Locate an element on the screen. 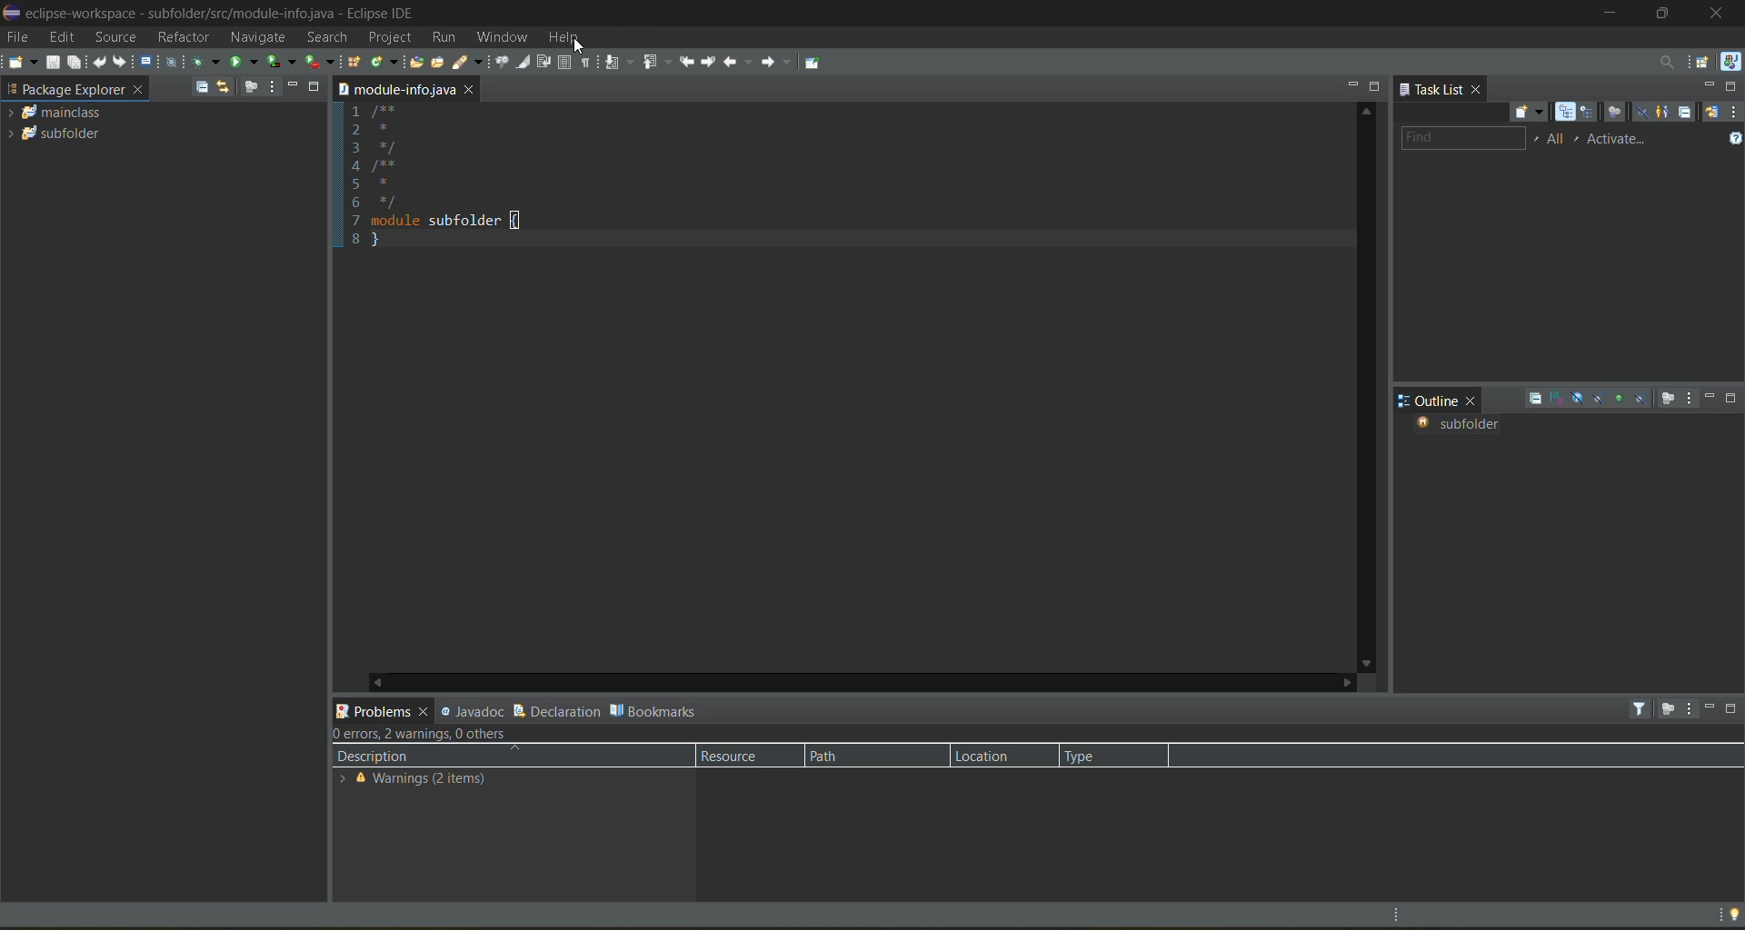 The width and height of the screenshot is (1745, 930). new java package is located at coordinates (354, 62).